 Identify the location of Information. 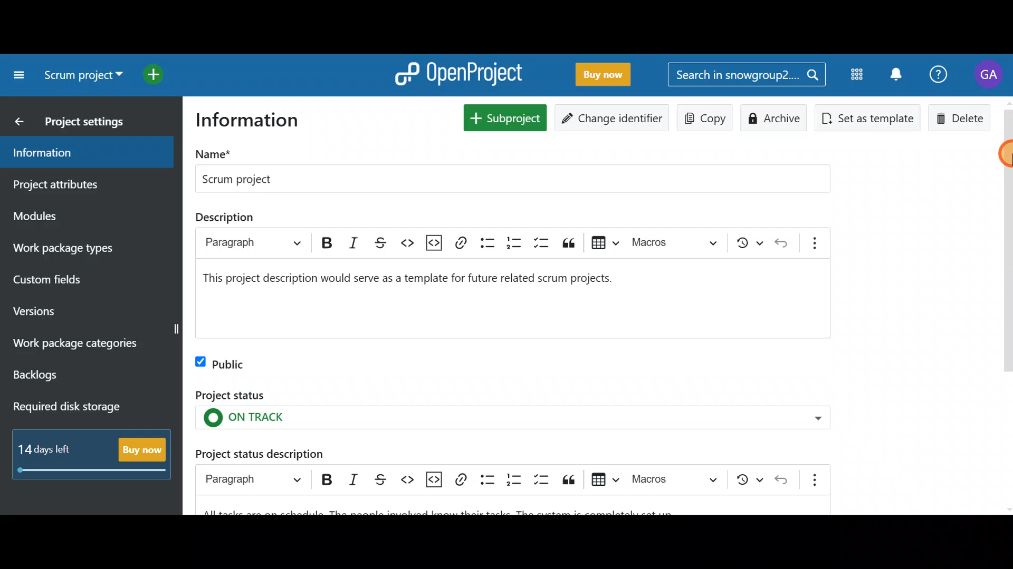
(82, 152).